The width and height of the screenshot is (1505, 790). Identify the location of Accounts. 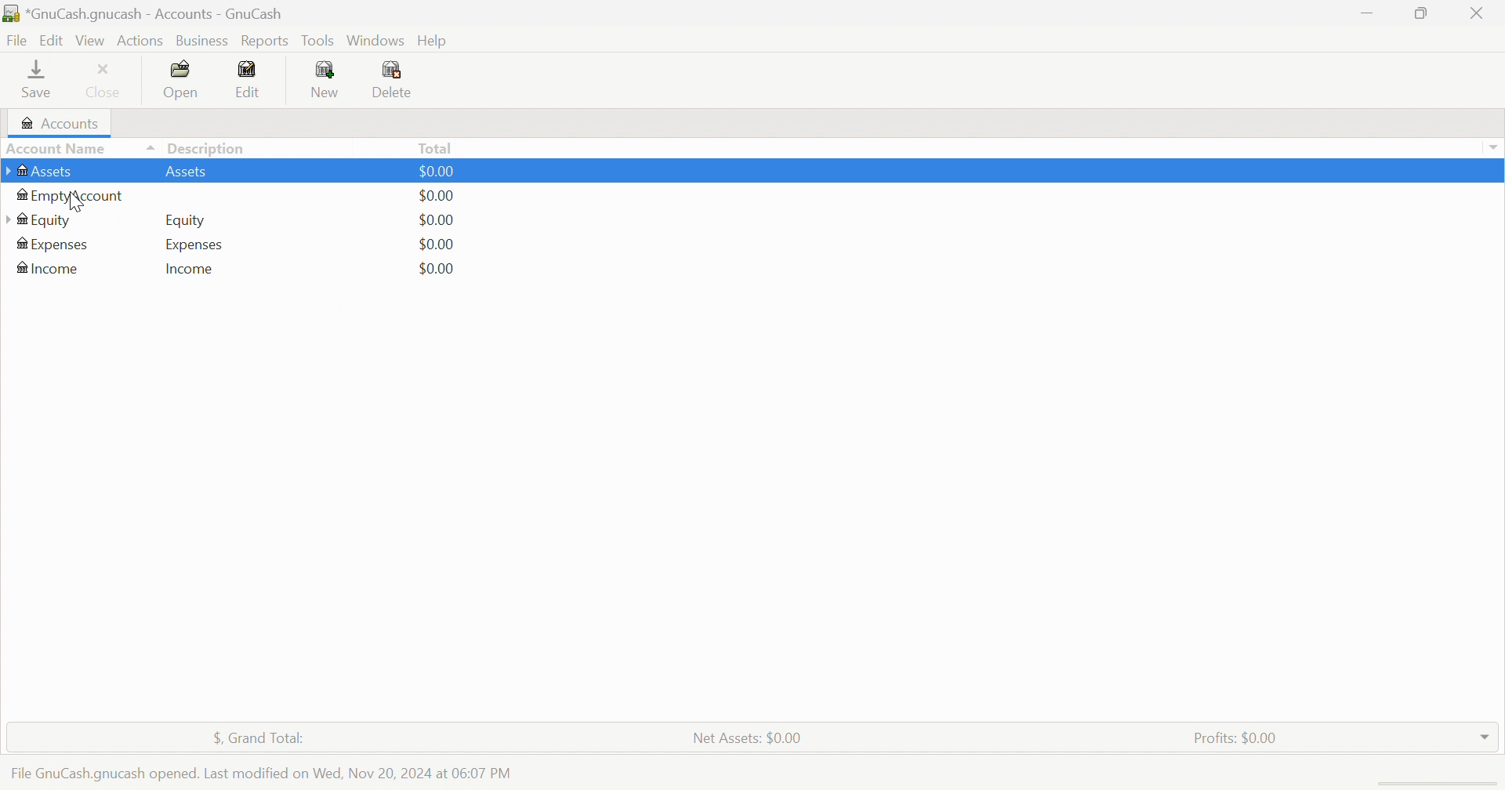
(59, 122).